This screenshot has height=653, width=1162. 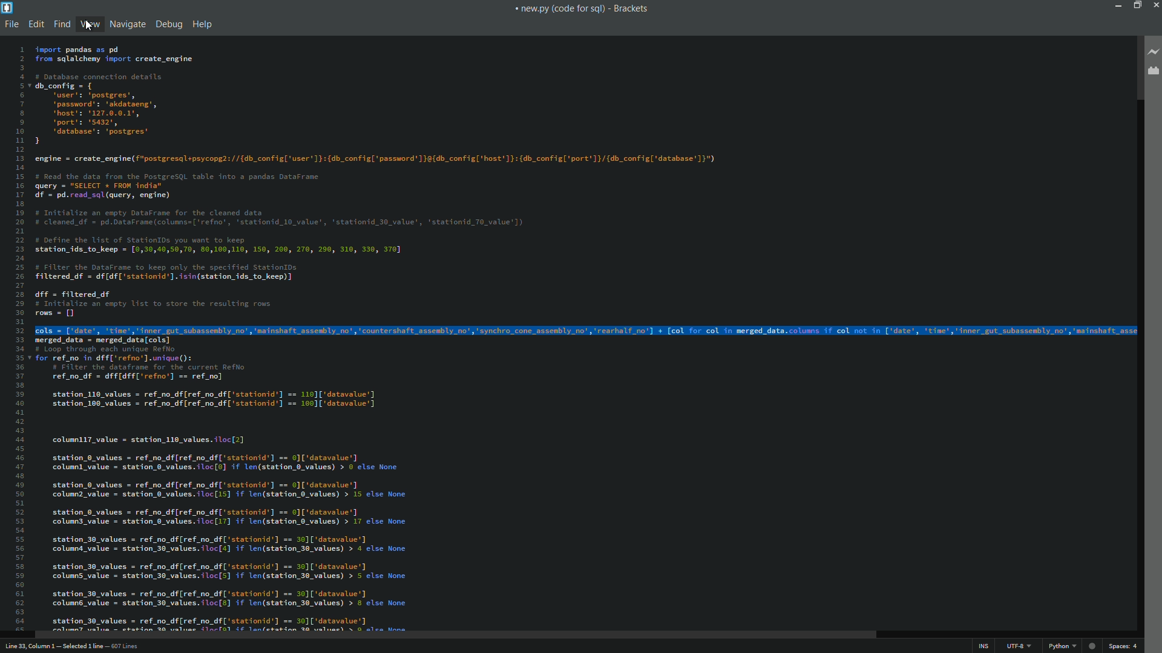 I want to click on spaces, so click(x=1123, y=646).